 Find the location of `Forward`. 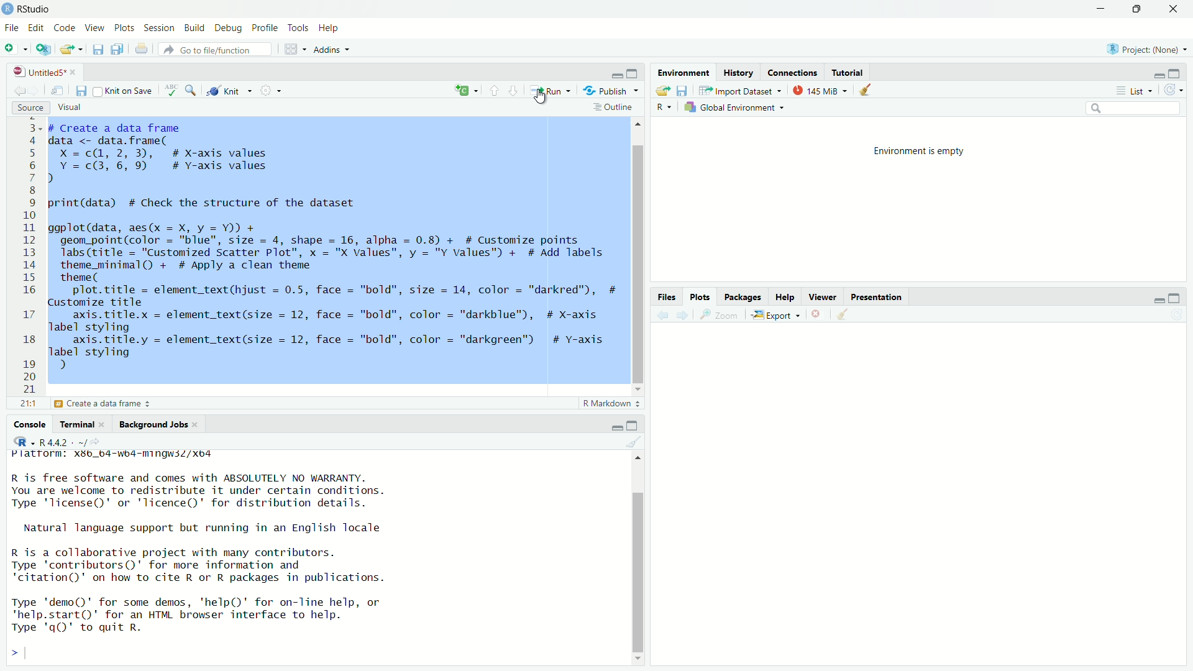

Forward is located at coordinates (681, 316).